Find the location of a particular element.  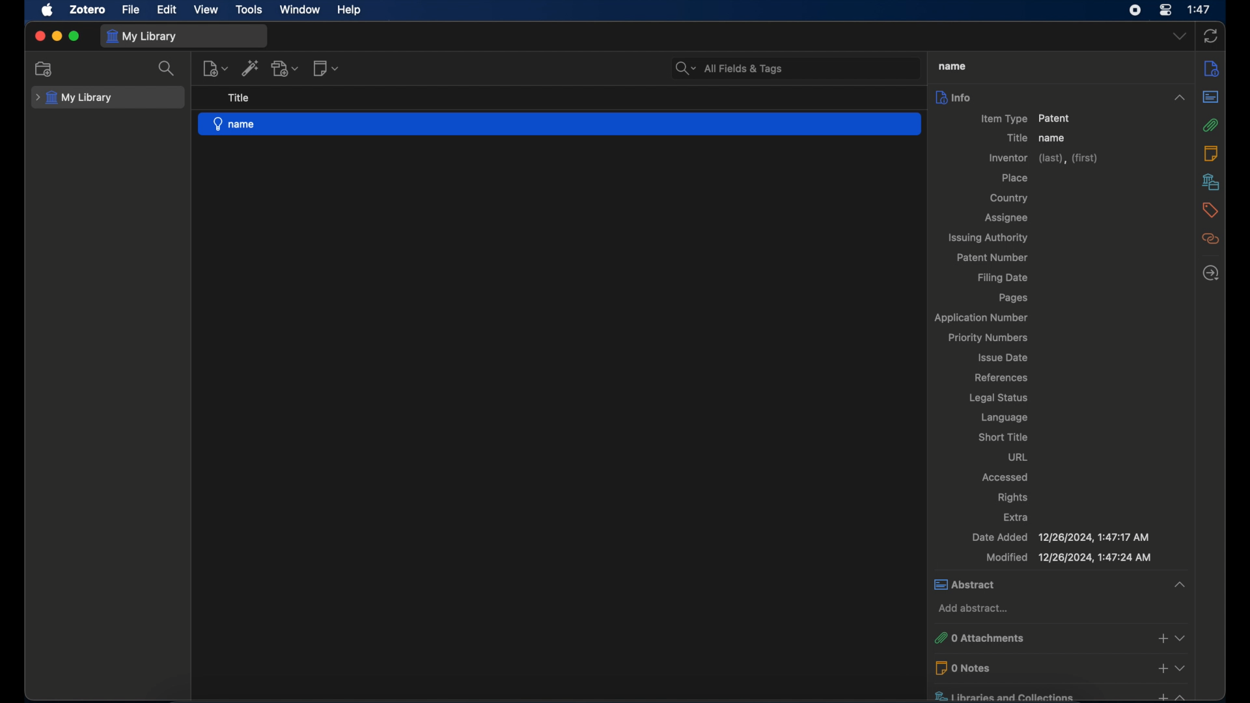

Collapse or expand  is located at coordinates (1179, 585).